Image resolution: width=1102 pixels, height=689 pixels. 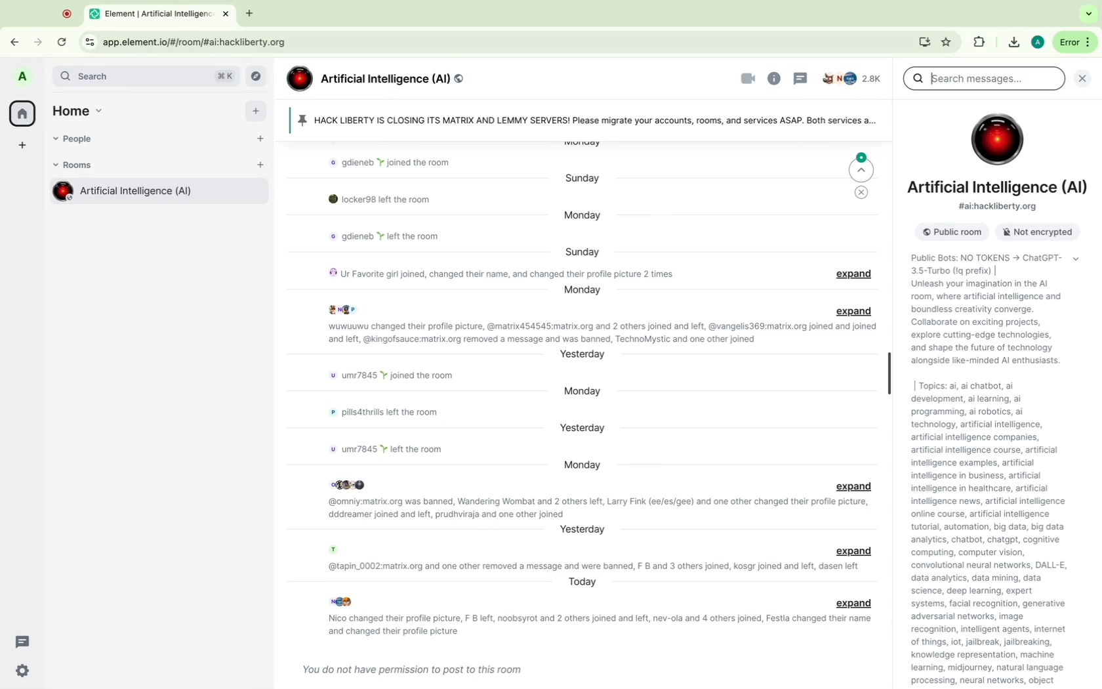 What do you see at coordinates (592, 565) in the screenshot?
I see `message` at bounding box center [592, 565].